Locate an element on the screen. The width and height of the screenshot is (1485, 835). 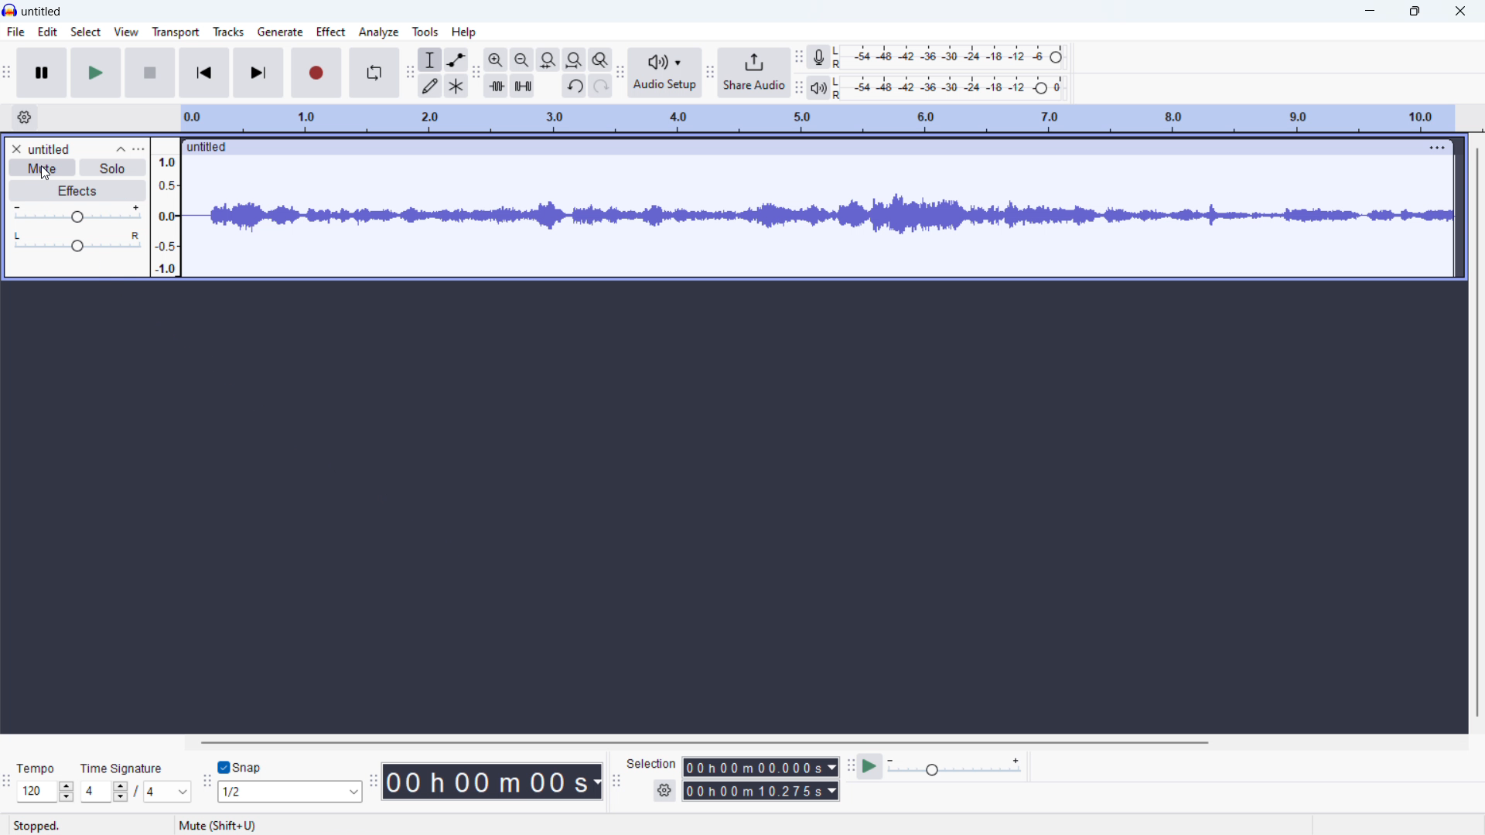
track waveform is located at coordinates (819, 215).